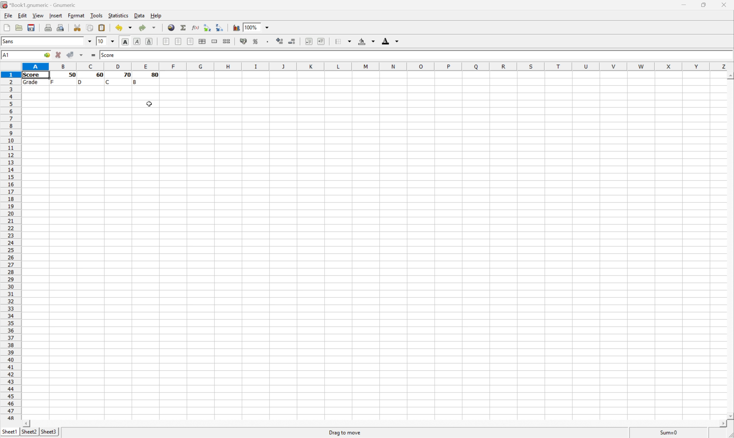  What do you see at coordinates (90, 29) in the screenshot?
I see `Copy the selection` at bounding box center [90, 29].